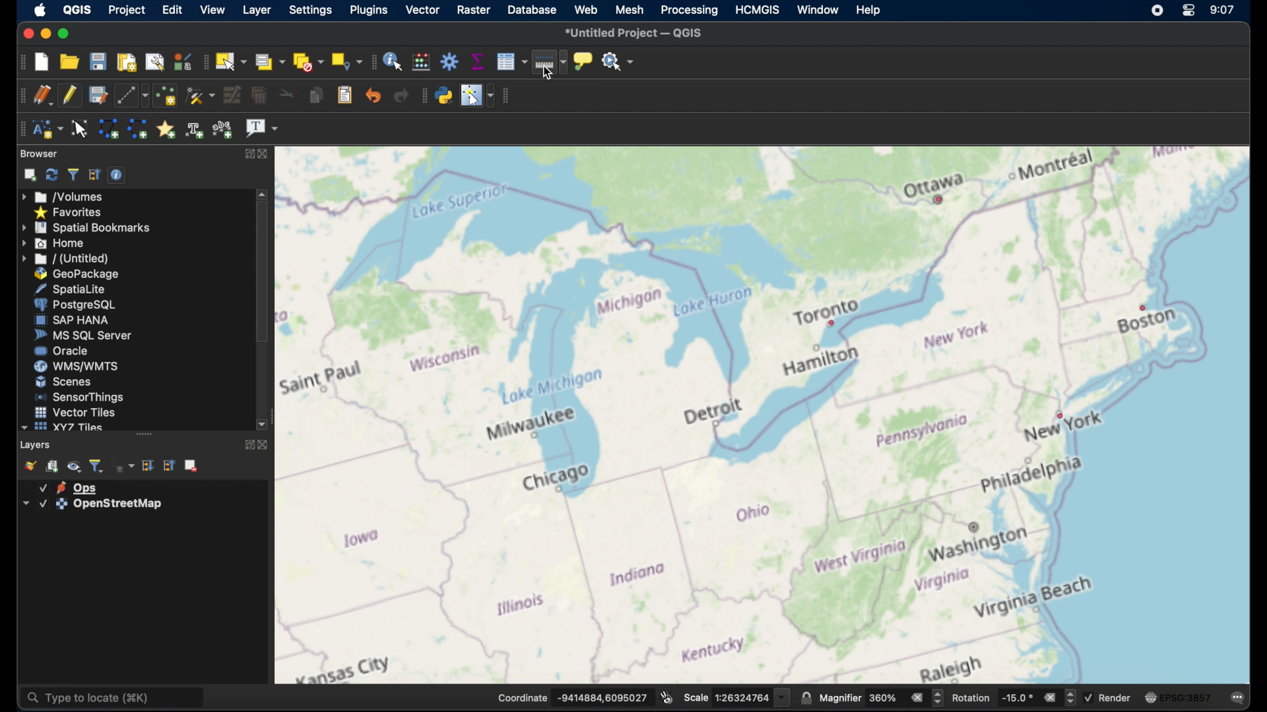  Describe the element at coordinates (40, 154) in the screenshot. I see `browser` at that location.